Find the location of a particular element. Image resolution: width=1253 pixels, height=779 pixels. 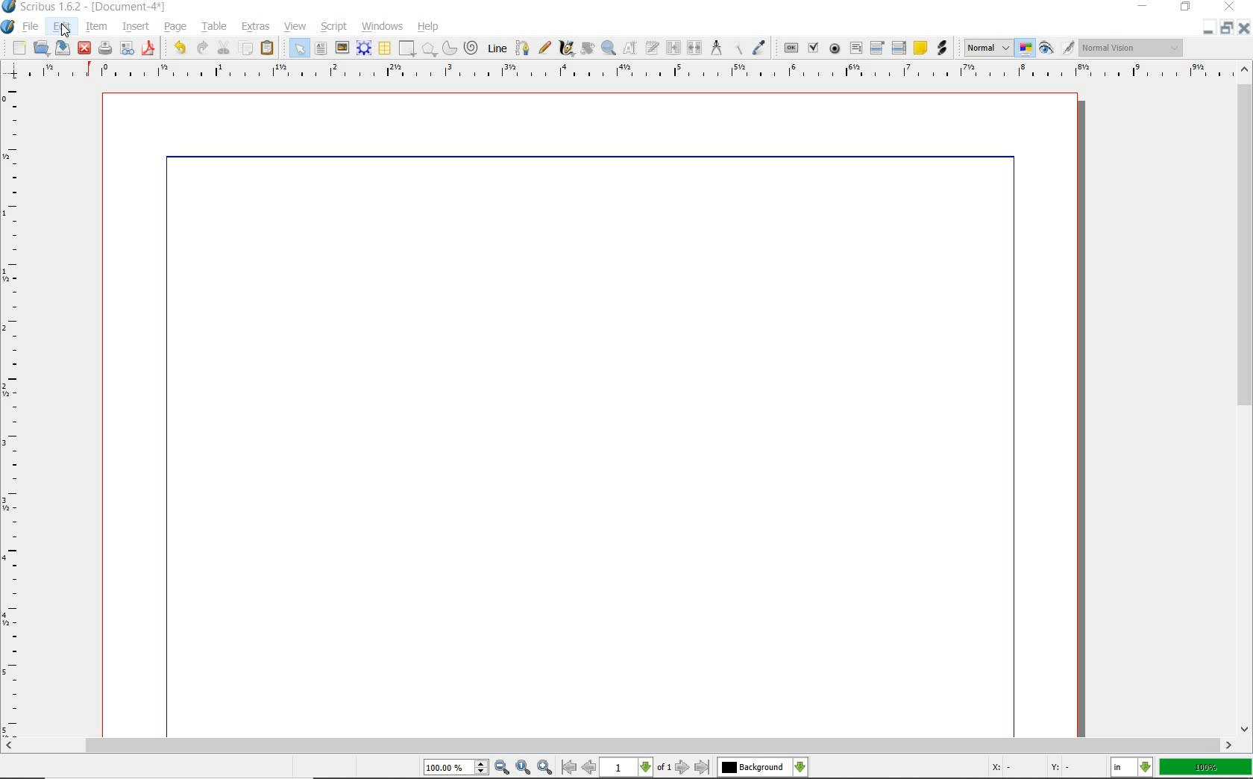

open is located at coordinates (42, 48).